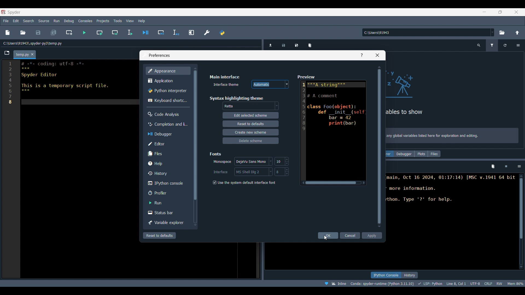 Image resolution: width=525 pixels, height=295 pixels. Describe the element at coordinates (326, 238) in the screenshot. I see `Cursor clicking on Apply` at that location.